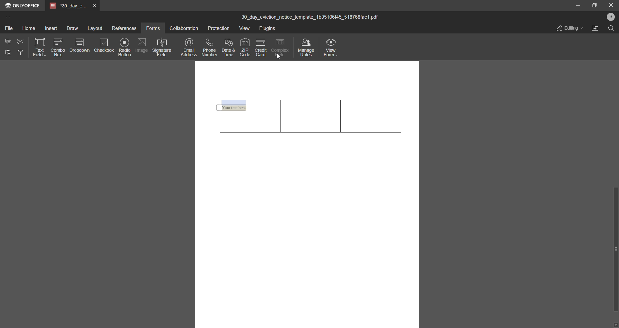  Describe the element at coordinates (8, 6) in the screenshot. I see `logo` at that location.